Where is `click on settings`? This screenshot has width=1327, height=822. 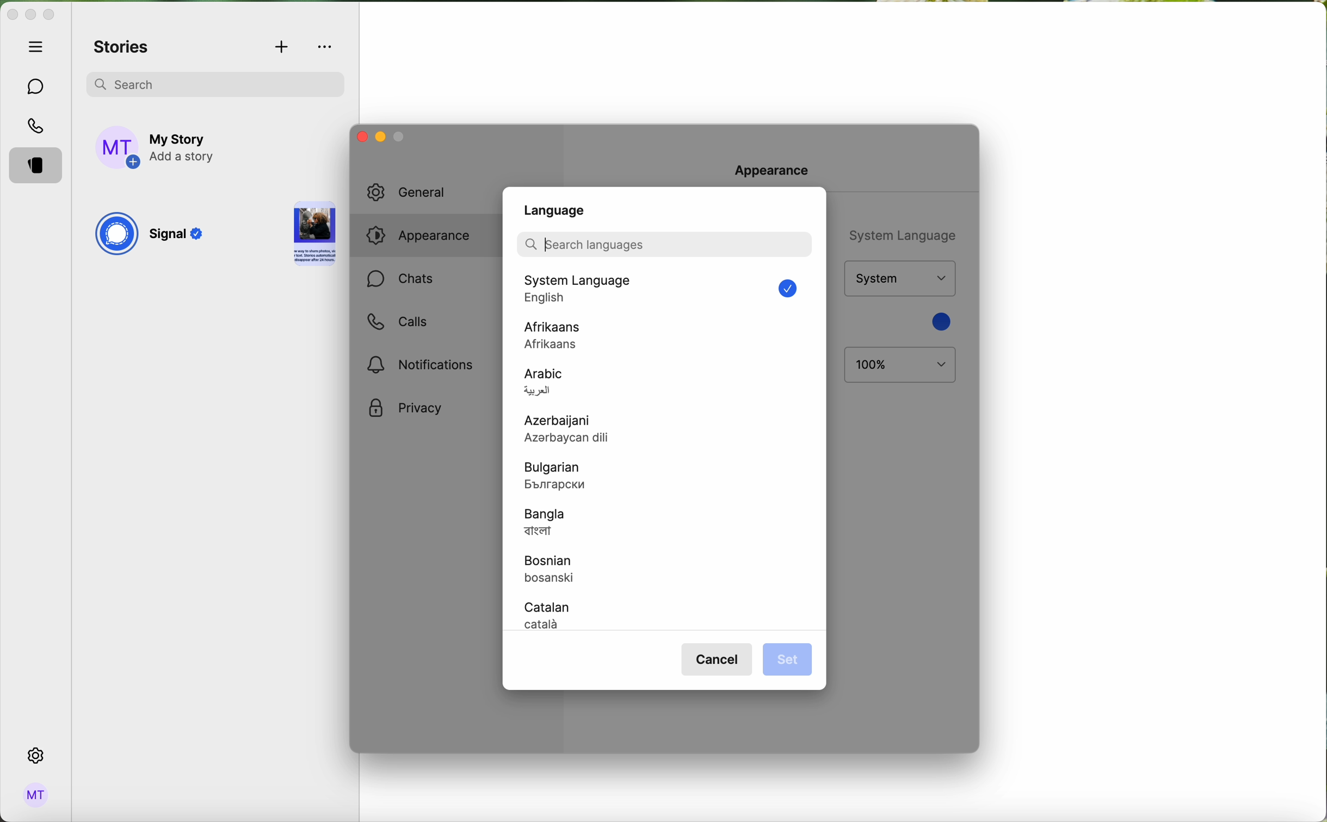
click on settings is located at coordinates (36, 756).